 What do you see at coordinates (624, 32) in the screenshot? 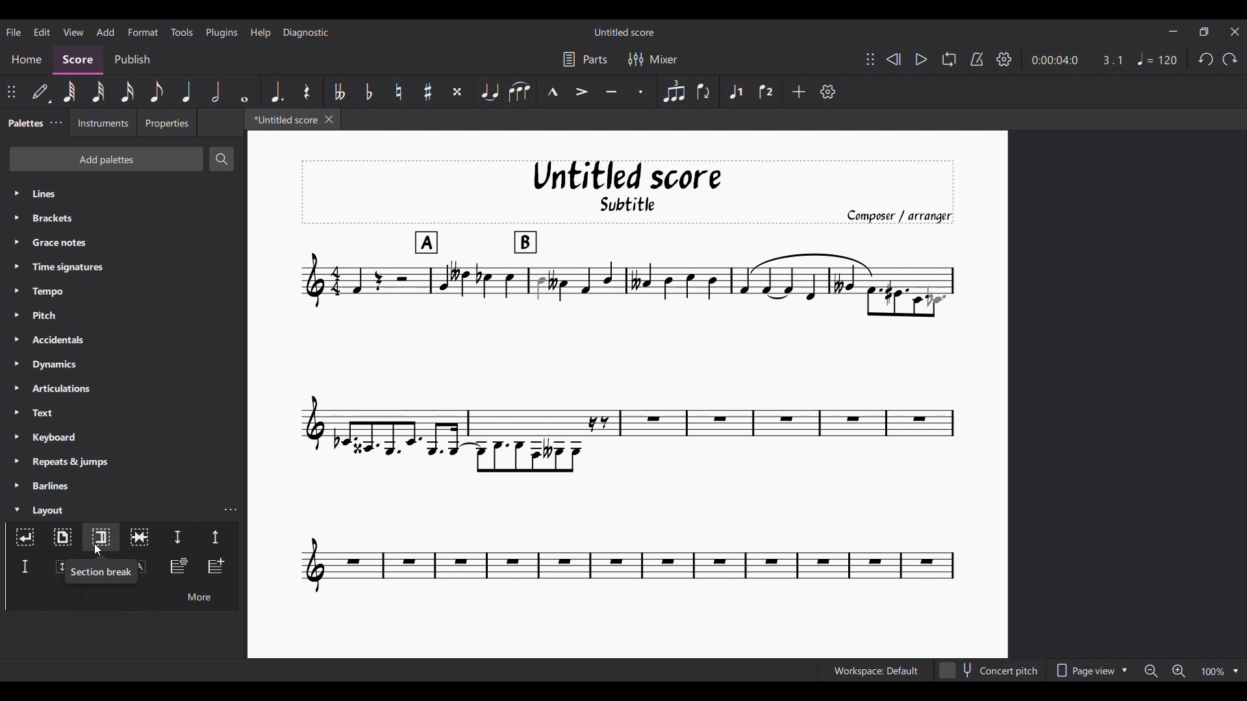
I see `Untitled score` at bounding box center [624, 32].